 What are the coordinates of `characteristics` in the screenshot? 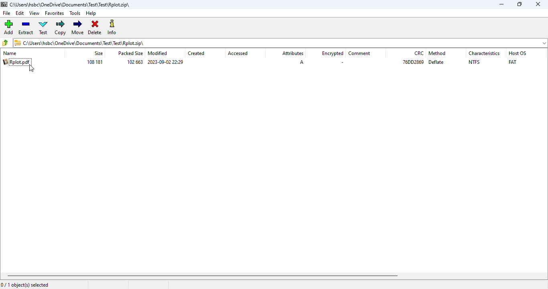 It's located at (485, 53).